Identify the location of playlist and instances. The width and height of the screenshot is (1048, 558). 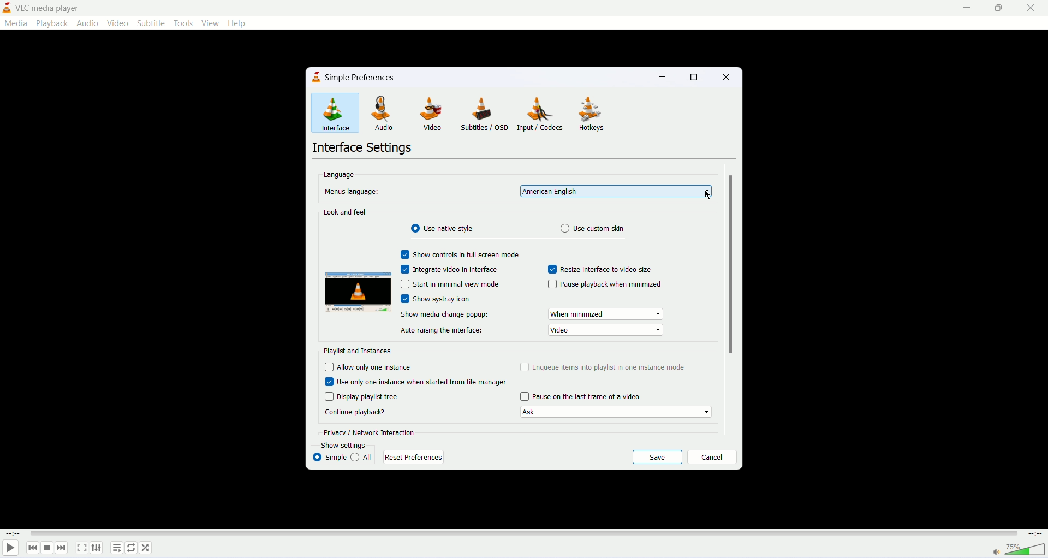
(358, 351).